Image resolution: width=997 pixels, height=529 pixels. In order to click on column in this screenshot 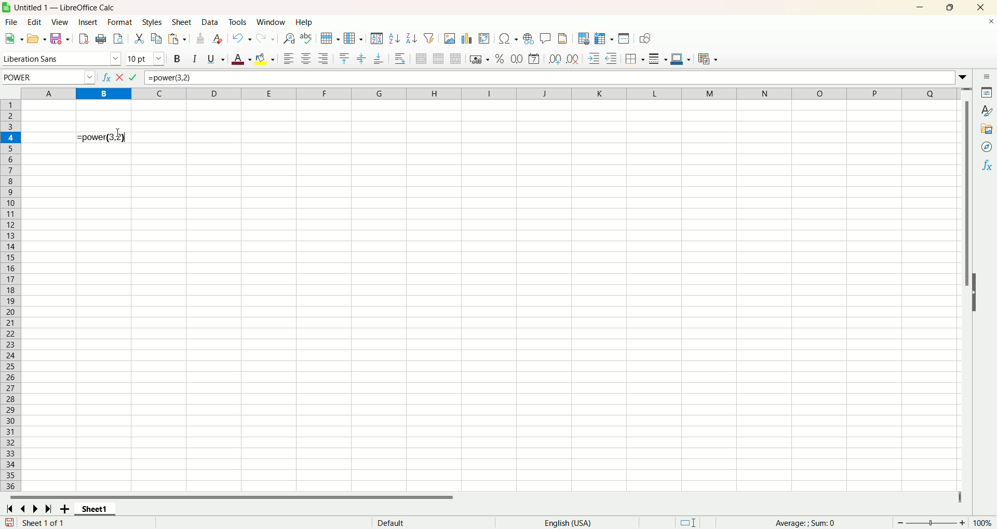, I will do `click(353, 38)`.